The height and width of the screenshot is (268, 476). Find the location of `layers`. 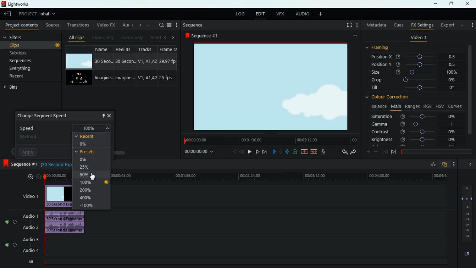

layers is located at coordinates (466, 212).